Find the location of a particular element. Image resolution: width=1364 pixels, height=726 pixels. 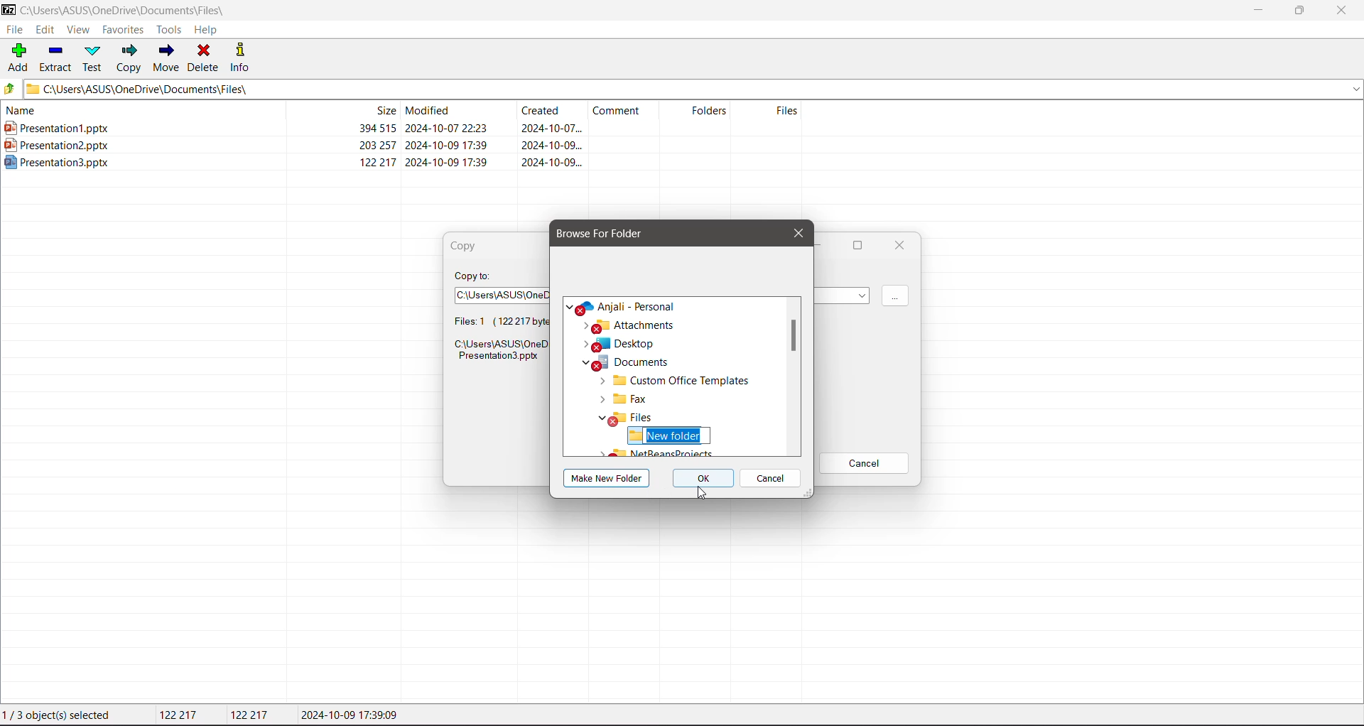

Test is located at coordinates (94, 58).